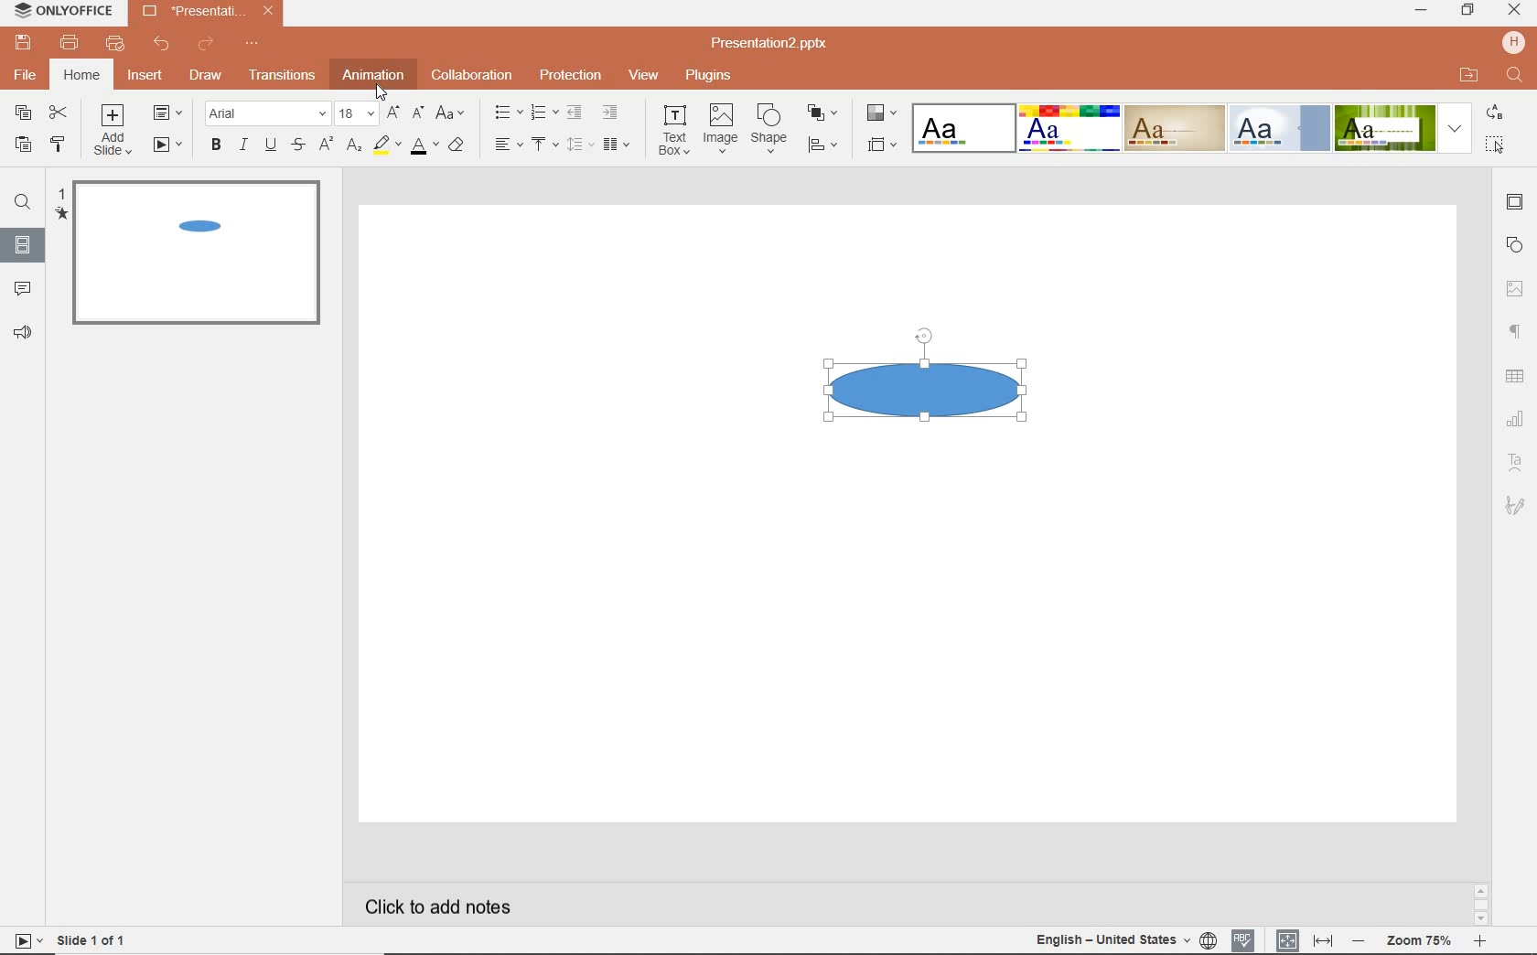  Describe the element at coordinates (252, 43) in the screenshot. I see `customize quick access toolbar` at that location.